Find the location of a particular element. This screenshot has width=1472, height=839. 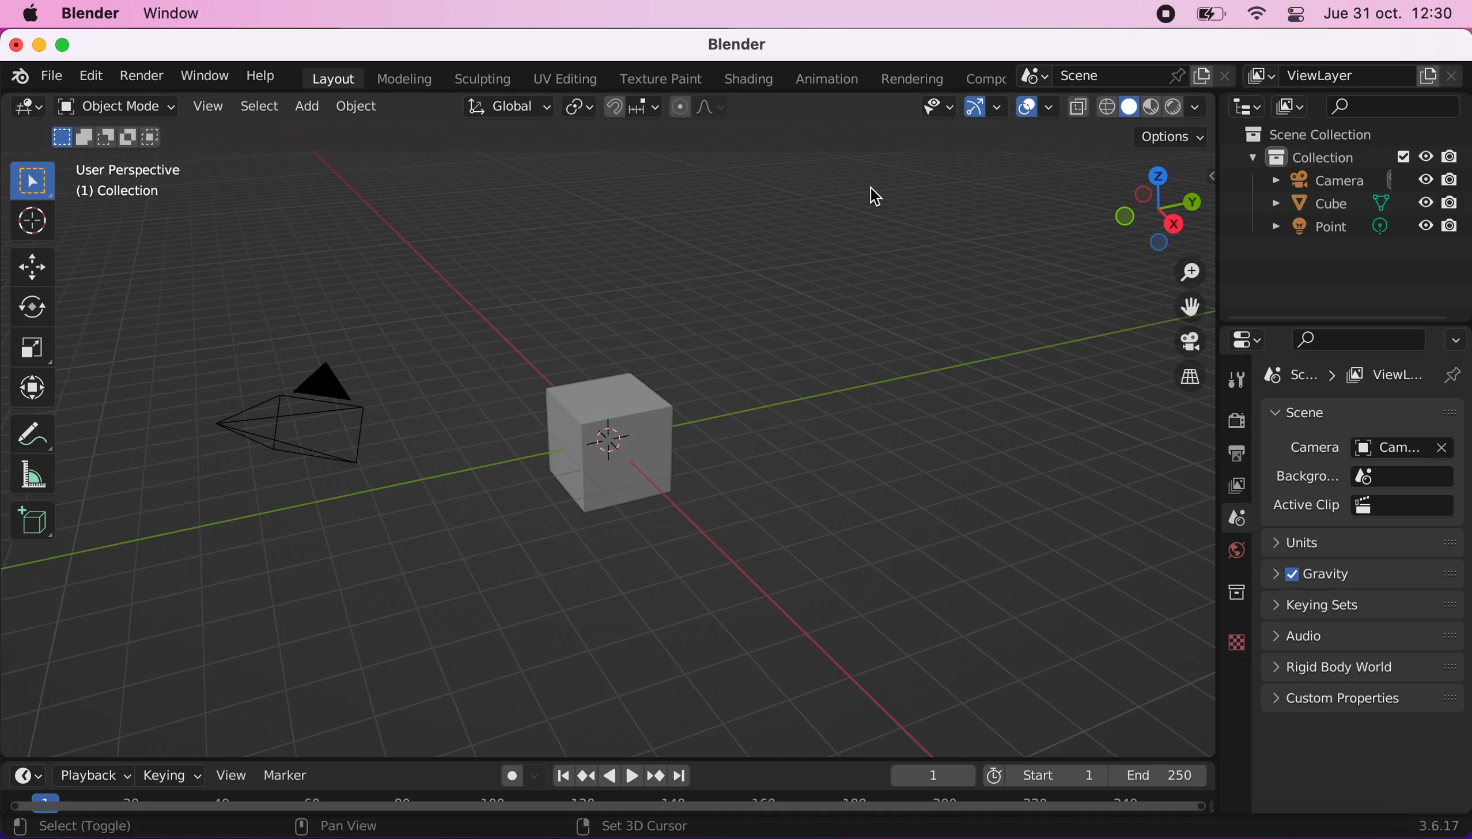

minimize is located at coordinates (39, 44).